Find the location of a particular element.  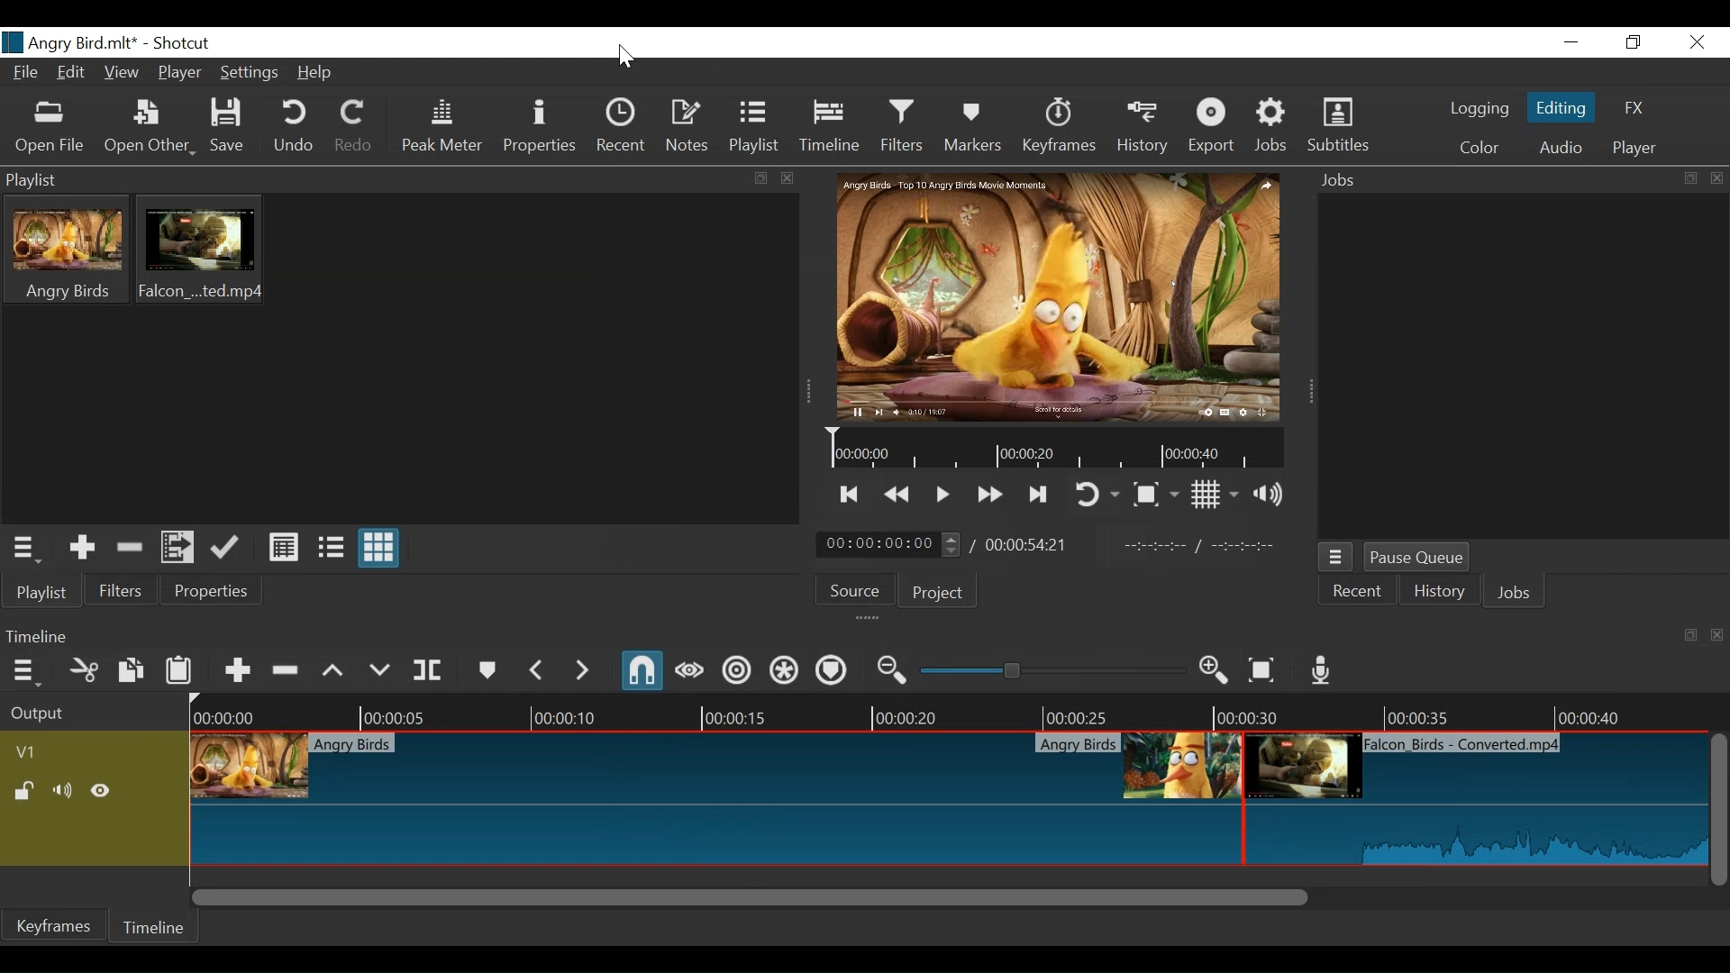

Ripple Markers is located at coordinates (829, 671).